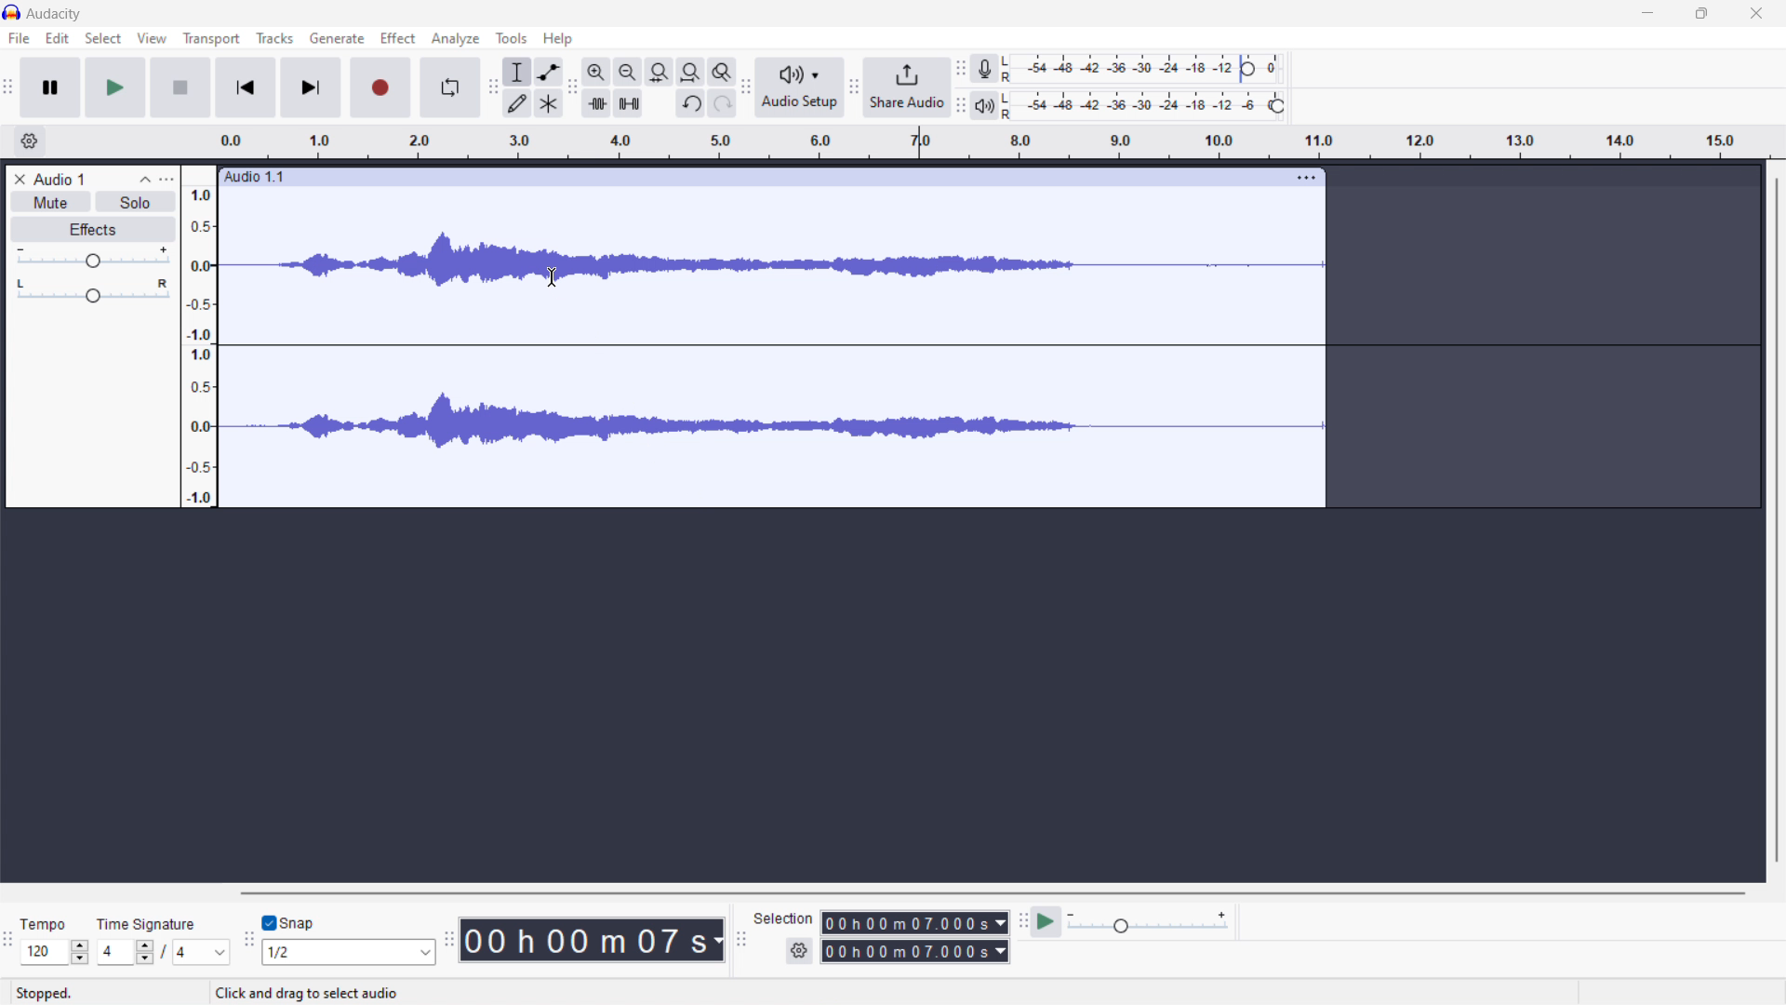 This screenshot has height=1005, width=1786. What do you see at coordinates (203, 954) in the screenshot?
I see `4` at bounding box center [203, 954].